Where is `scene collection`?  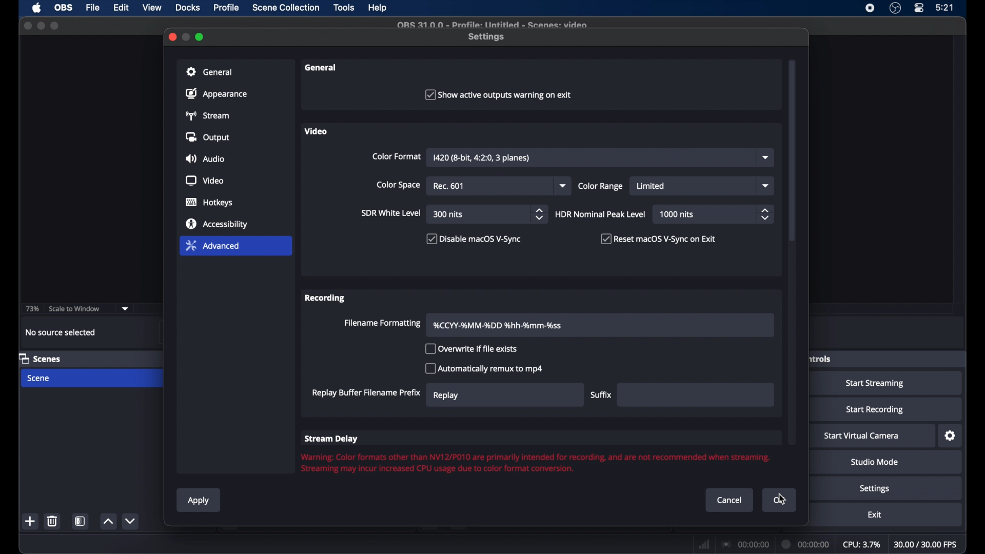 scene collection is located at coordinates (286, 8).